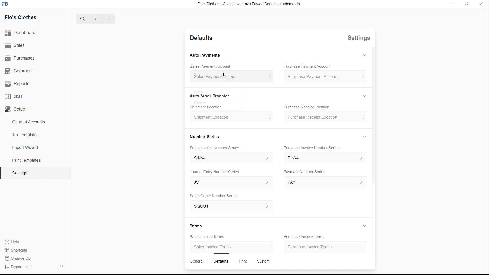 Image resolution: width=489 pixels, height=275 pixels. Describe the element at coordinates (304, 172) in the screenshot. I see `Payment Number Series` at that location.